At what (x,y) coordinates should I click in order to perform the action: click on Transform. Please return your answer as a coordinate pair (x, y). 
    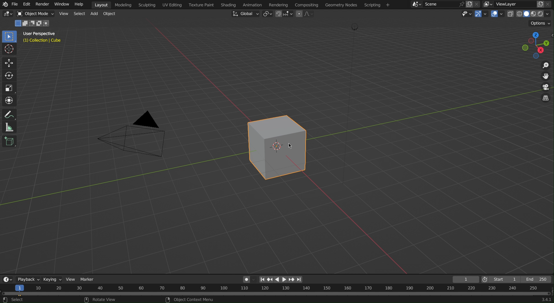
    Looking at the image, I should click on (9, 100).